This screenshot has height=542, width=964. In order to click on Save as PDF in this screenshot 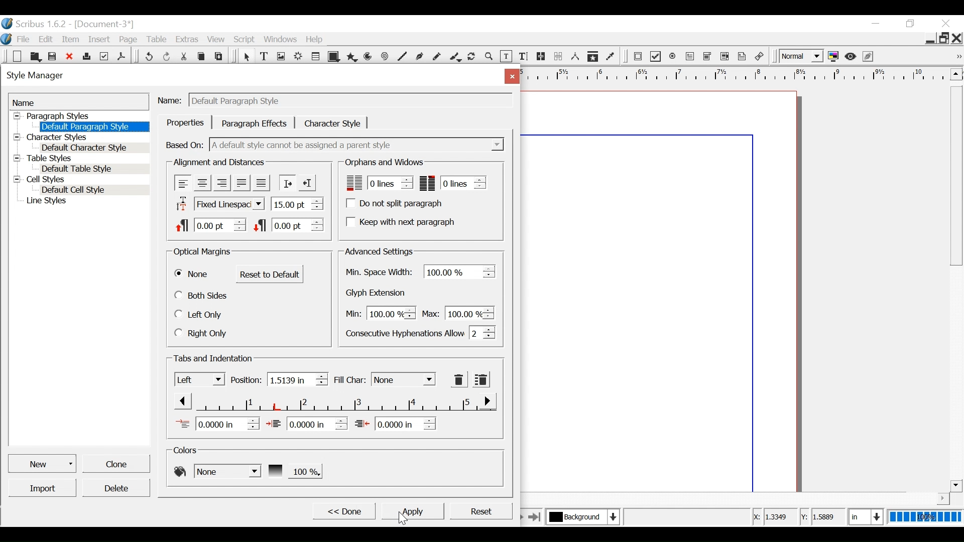, I will do `click(122, 55)`.